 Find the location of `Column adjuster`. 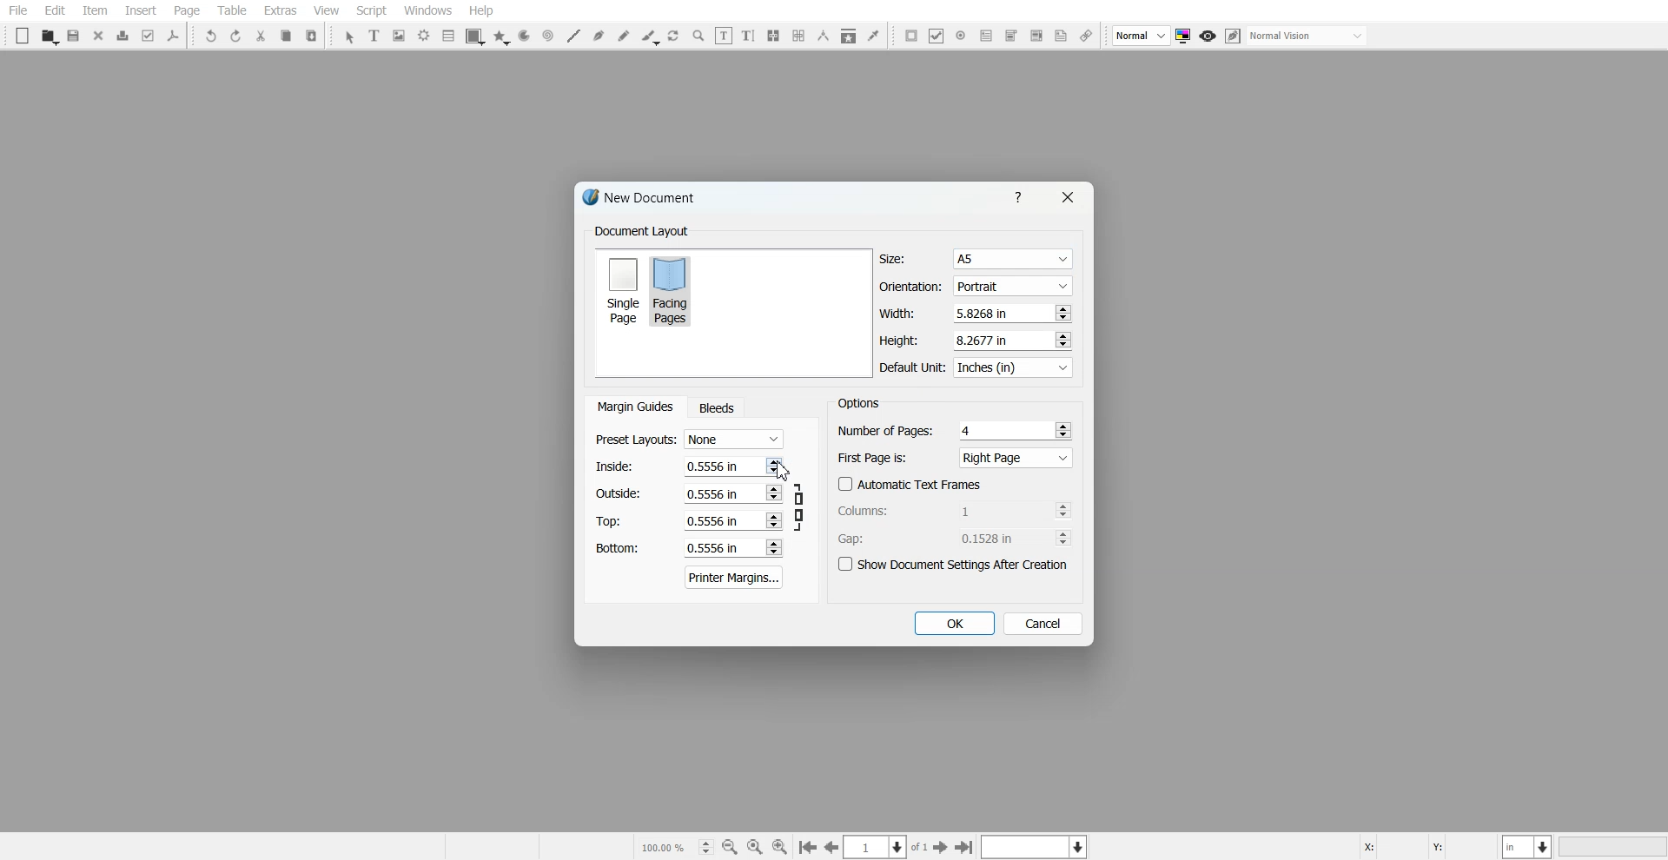

Column adjuster is located at coordinates (956, 510).